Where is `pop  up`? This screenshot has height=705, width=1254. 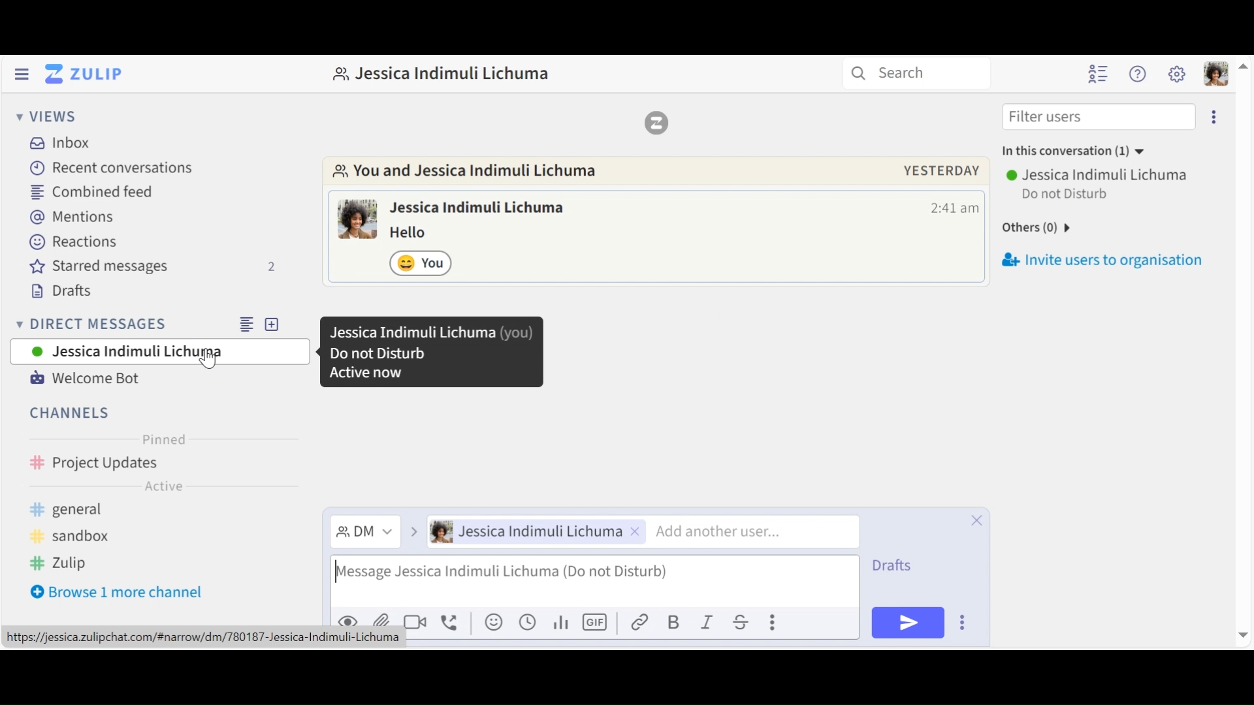
pop  up is located at coordinates (430, 354).